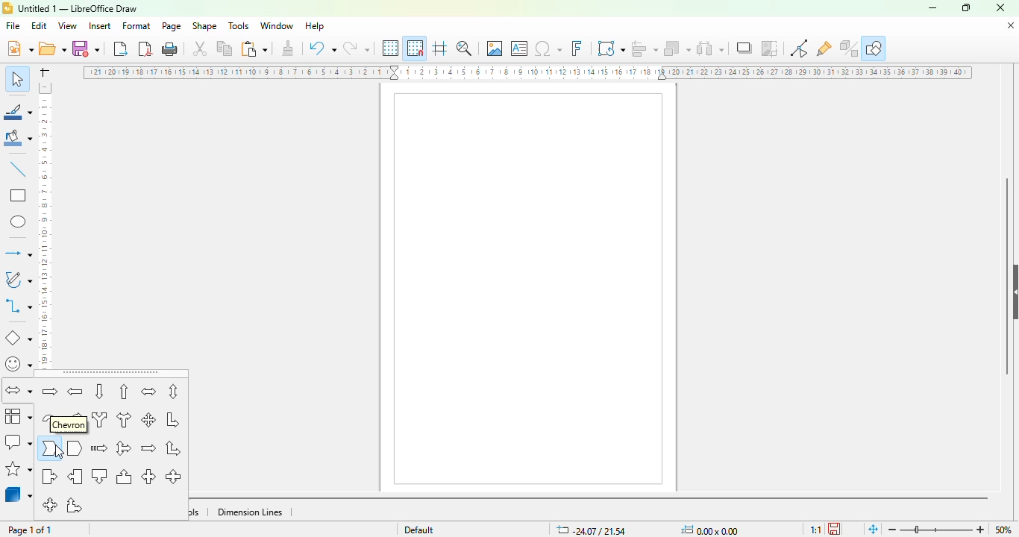 Image resolution: width=1019 pixels, height=537 pixels. I want to click on paste, so click(254, 48).